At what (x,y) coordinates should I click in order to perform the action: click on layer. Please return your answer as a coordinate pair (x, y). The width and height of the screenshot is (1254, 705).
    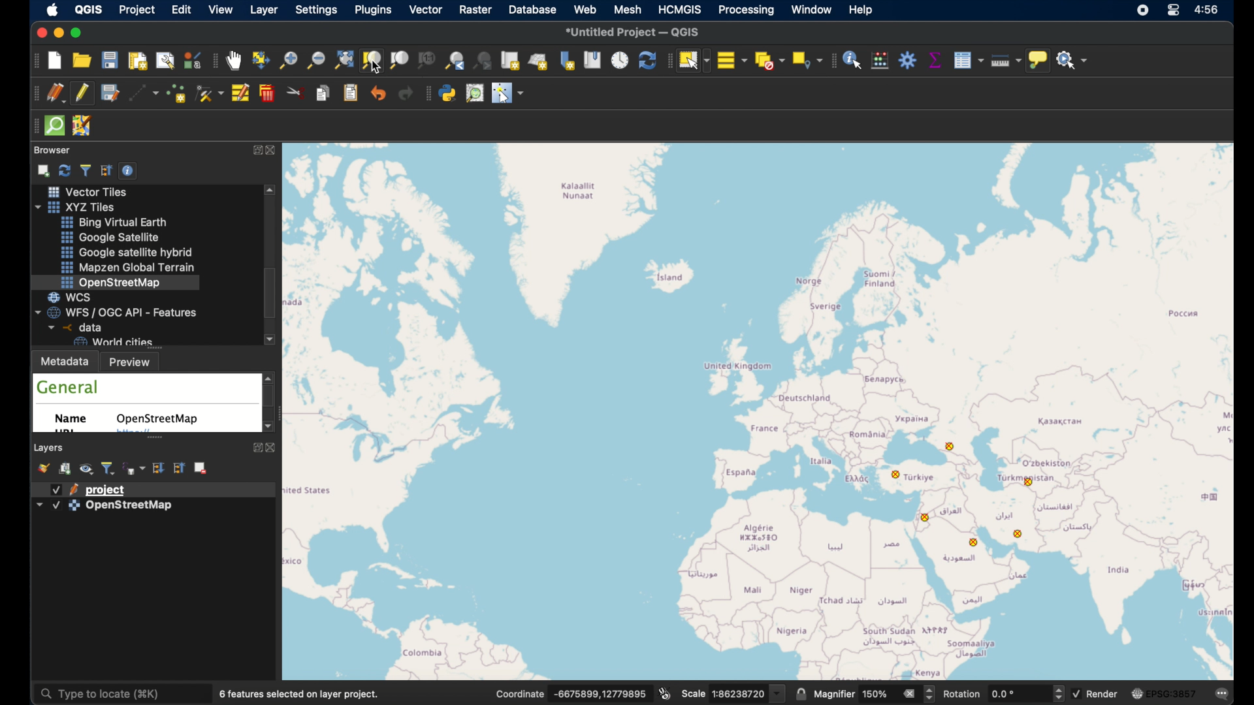
    Looking at the image, I should click on (264, 10).